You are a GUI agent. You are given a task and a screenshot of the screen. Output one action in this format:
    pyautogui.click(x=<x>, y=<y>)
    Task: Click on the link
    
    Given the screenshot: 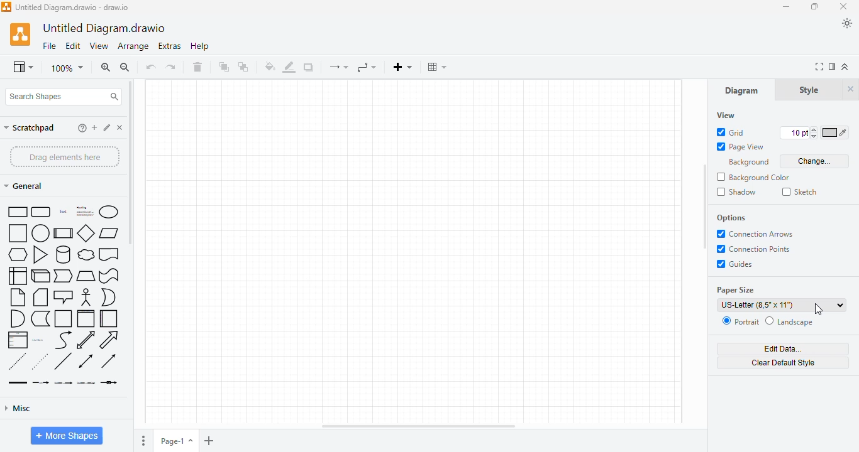 What is the action you would take?
    pyautogui.click(x=18, y=382)
    